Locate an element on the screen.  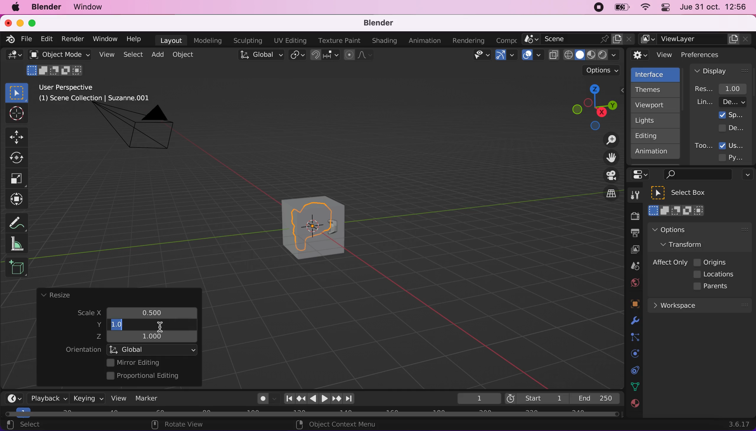
lights is located at coordinates (657, 121).